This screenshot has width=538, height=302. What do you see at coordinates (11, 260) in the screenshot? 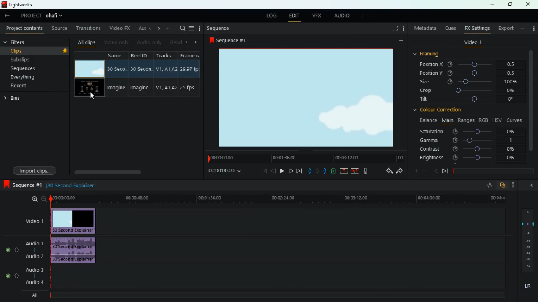
I see `radio button` at bounding box center [11, 260].